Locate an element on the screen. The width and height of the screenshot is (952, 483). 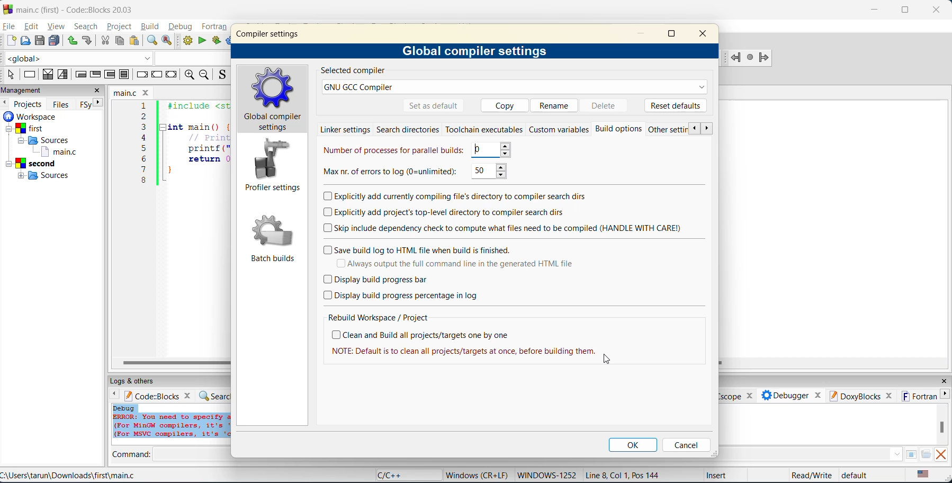
always output the full command line in the generated HTML file is located at coordinates (468, 263).